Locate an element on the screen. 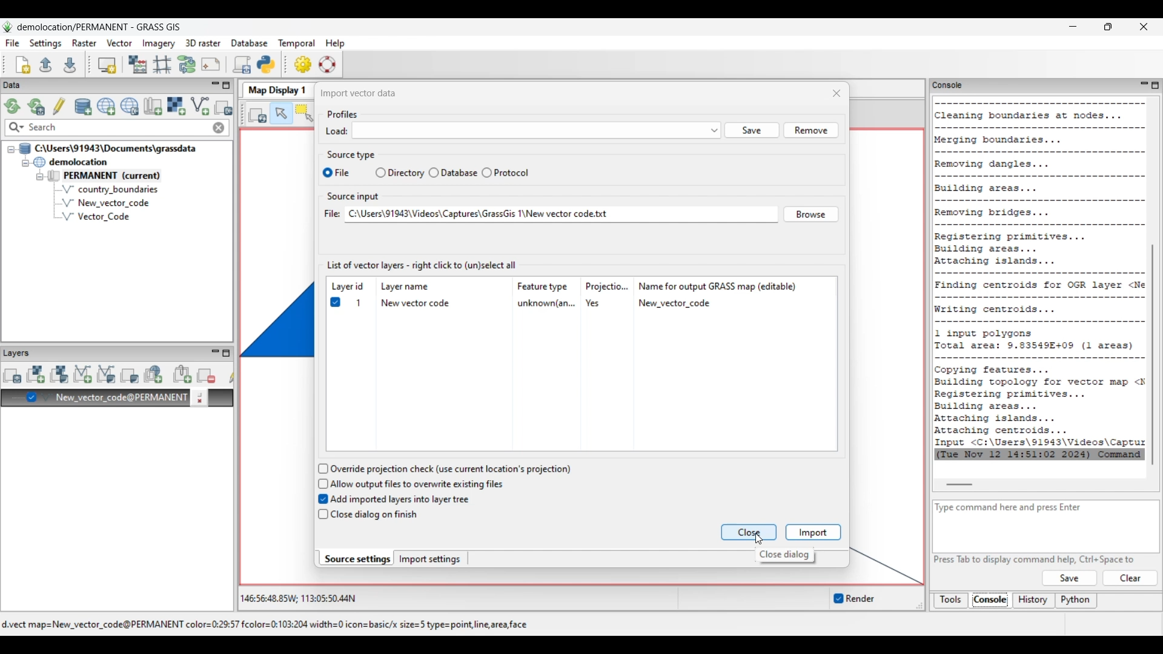 Image resolution: width=1163 pixels, height=654 pixels. Open a simple python code editor is located at coordinates (266, 64).